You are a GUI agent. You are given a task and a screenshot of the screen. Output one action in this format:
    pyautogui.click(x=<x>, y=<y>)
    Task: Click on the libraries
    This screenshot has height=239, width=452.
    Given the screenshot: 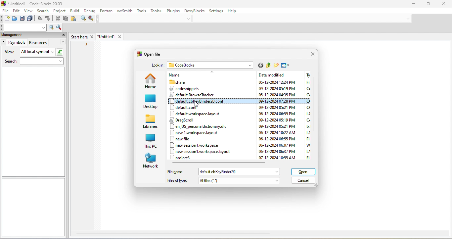 What is the action you would take?
    pyautogui.click(x=150, y=123)
    